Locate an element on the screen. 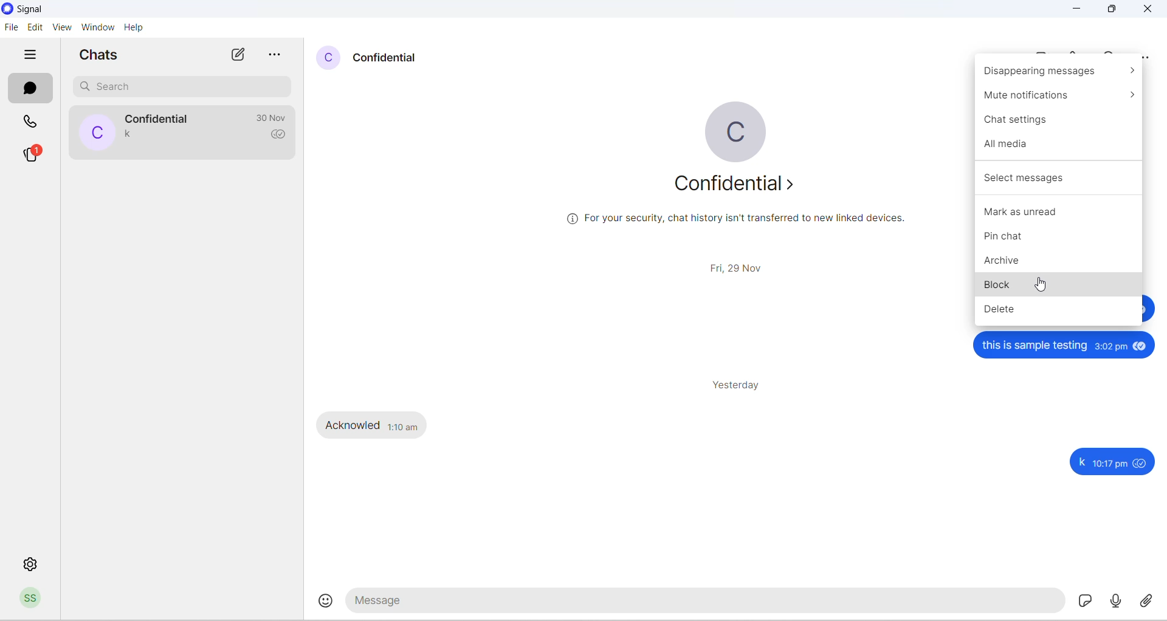 The width and height of the screenshot is (1167, 621). search chat is located at coordinates (176, 88).